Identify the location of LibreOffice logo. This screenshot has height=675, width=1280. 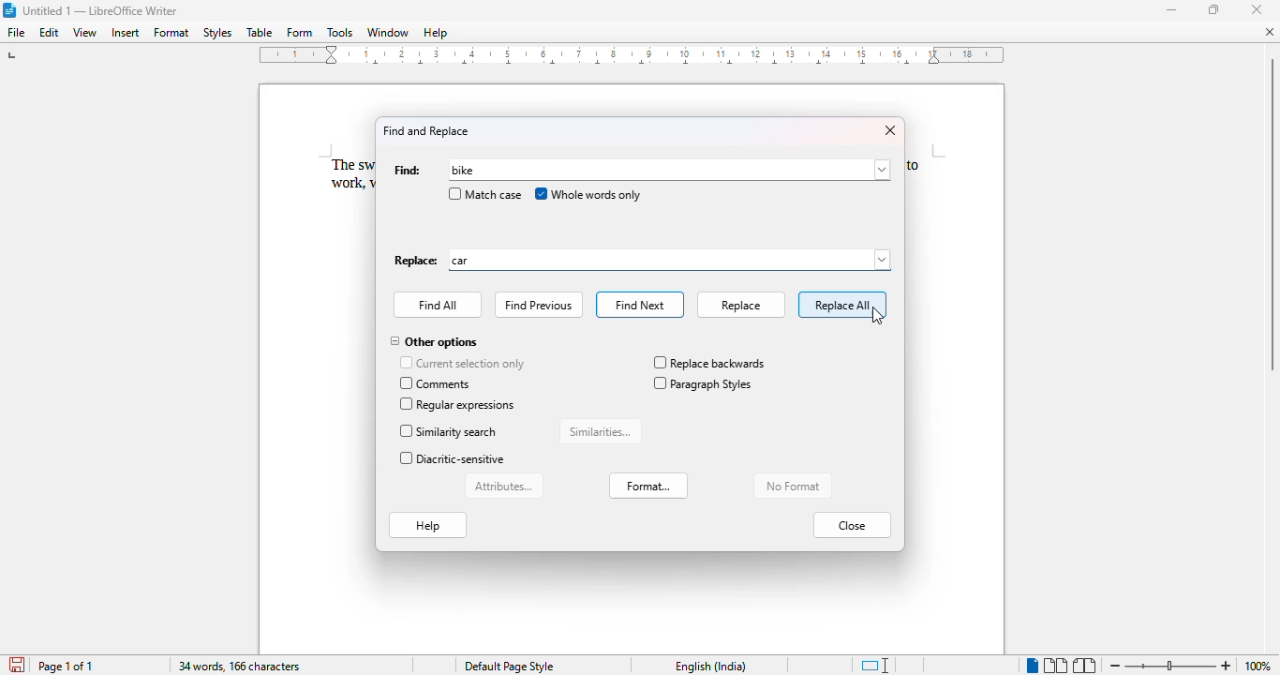
(8, 9).